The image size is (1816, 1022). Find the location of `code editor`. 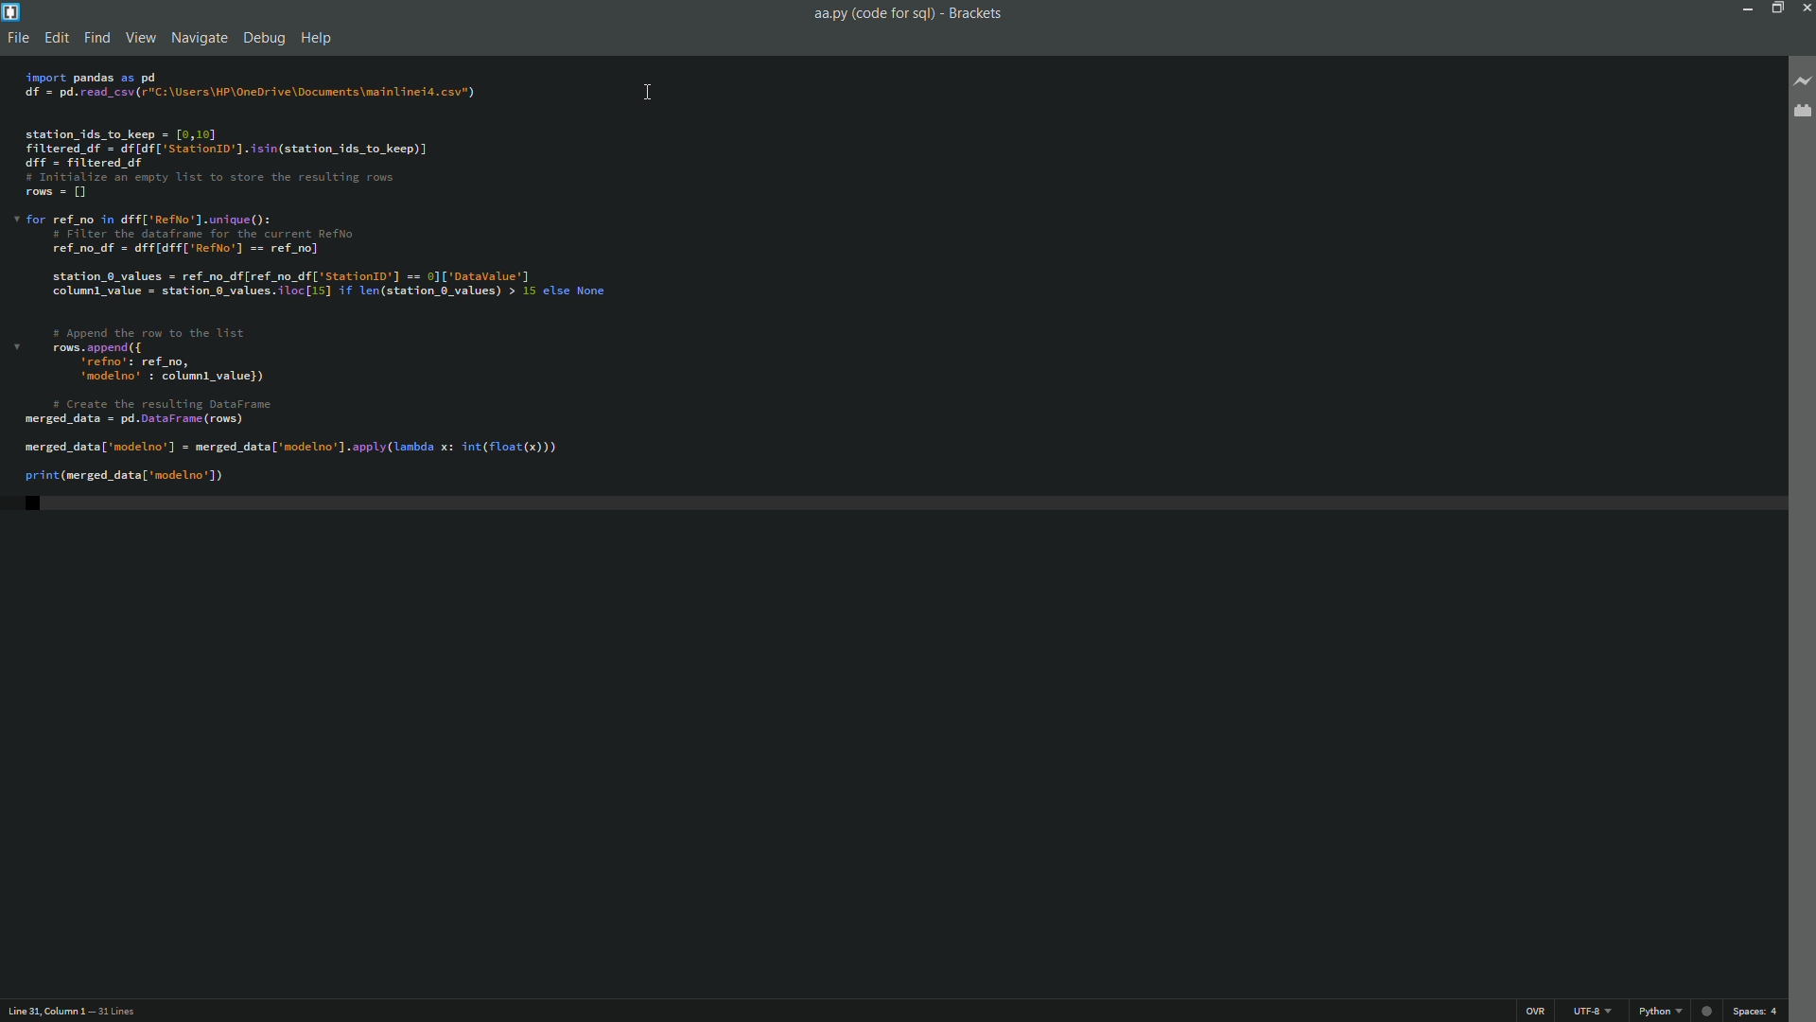

code editor is located at coordinates (317, 276).